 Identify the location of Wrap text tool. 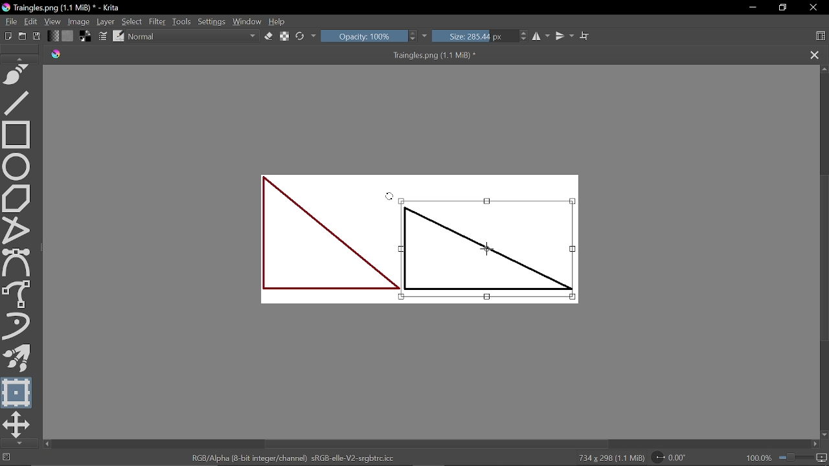
(585, 36).